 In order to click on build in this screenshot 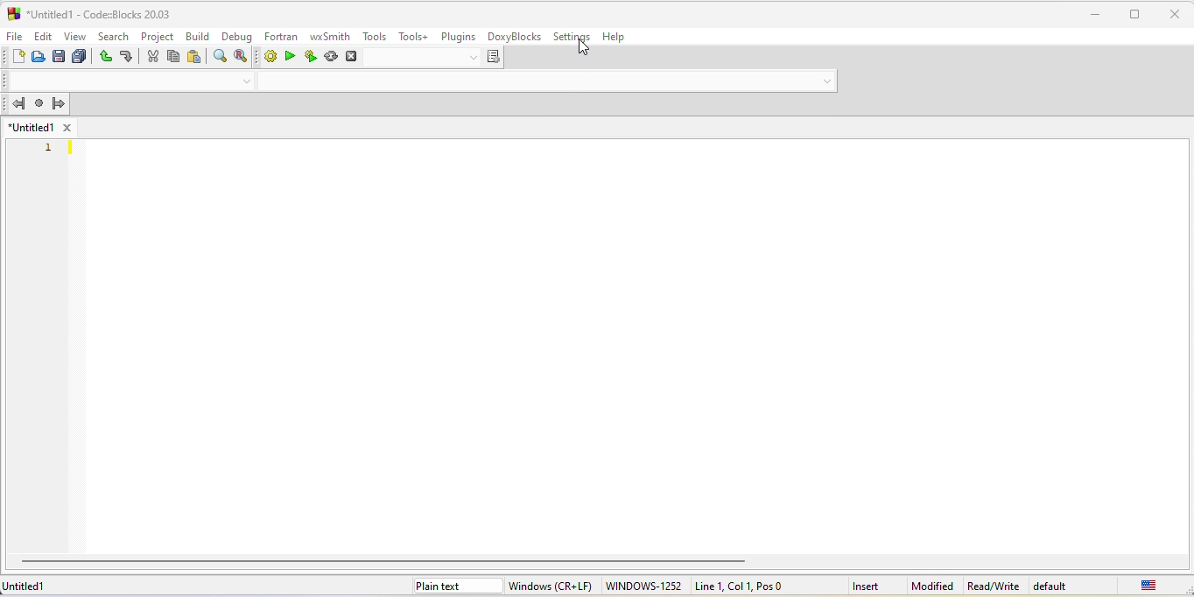, I will do `click(198, 37)`.